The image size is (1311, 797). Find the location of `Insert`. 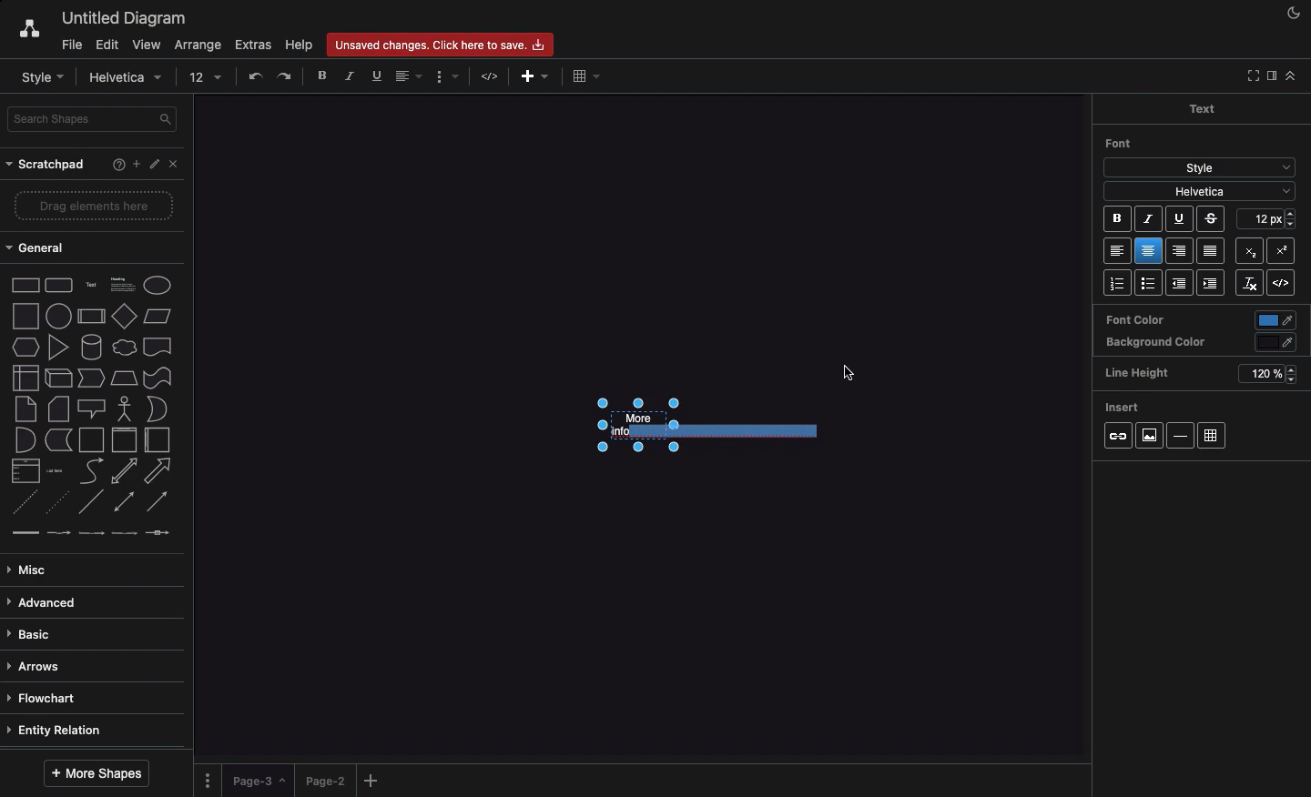

Insert is located at coordinates (1123, 404).